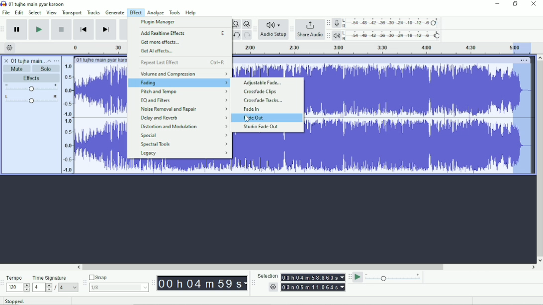  What do you see at coordinates (31, 88) in the screenshot?
I see `Volume` at bounding box center [31, 88].